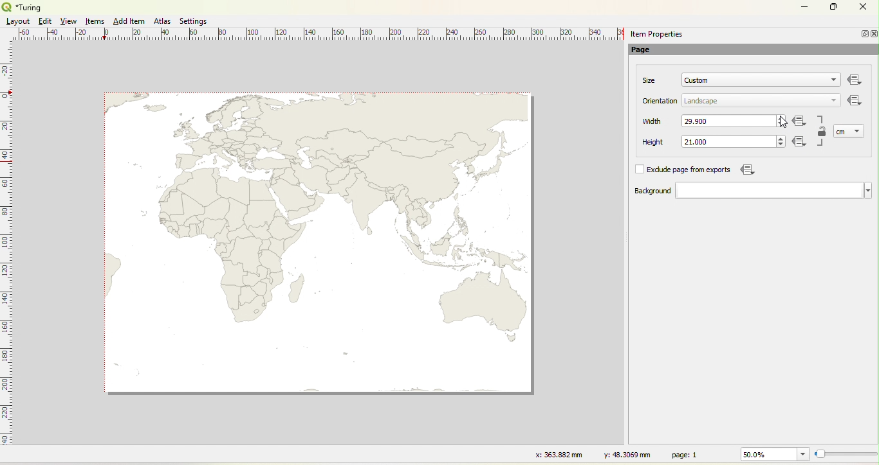 The height and width of the screenshot is (465, 879). I want to click on Maximize, so click(834, 8).